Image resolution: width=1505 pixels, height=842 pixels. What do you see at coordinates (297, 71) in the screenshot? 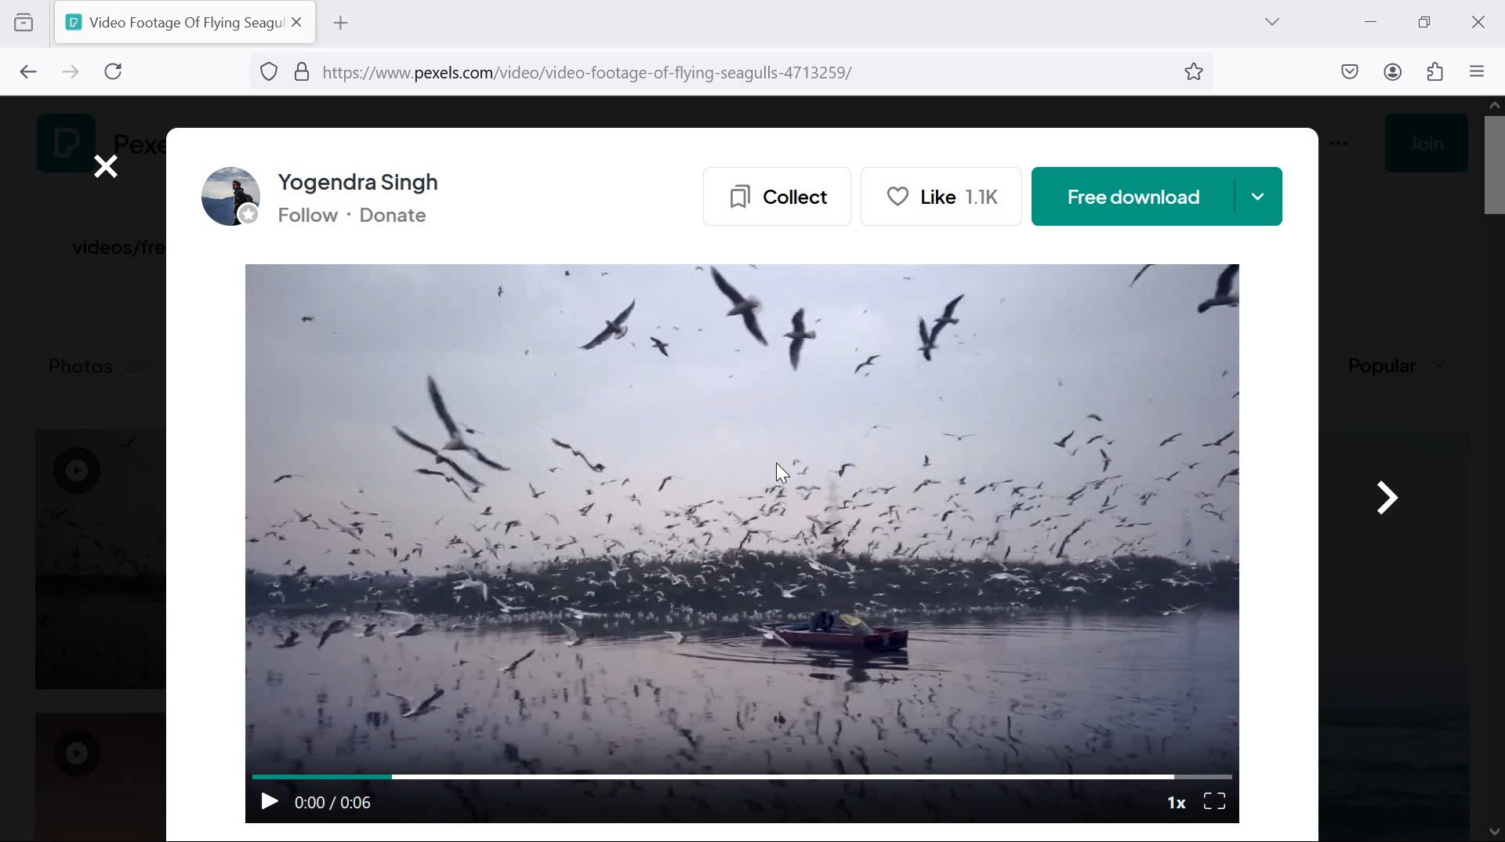
I see `PERMISSIONS` at bounding box center [297, 71].